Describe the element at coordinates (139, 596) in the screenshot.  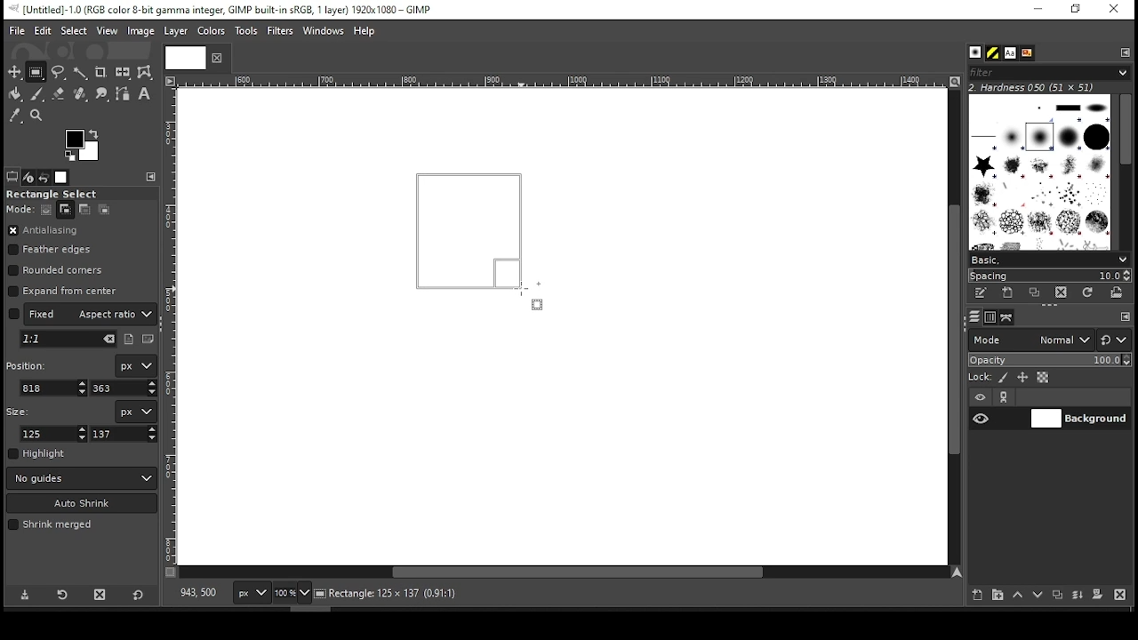
I see `reset to defaults` at that location.